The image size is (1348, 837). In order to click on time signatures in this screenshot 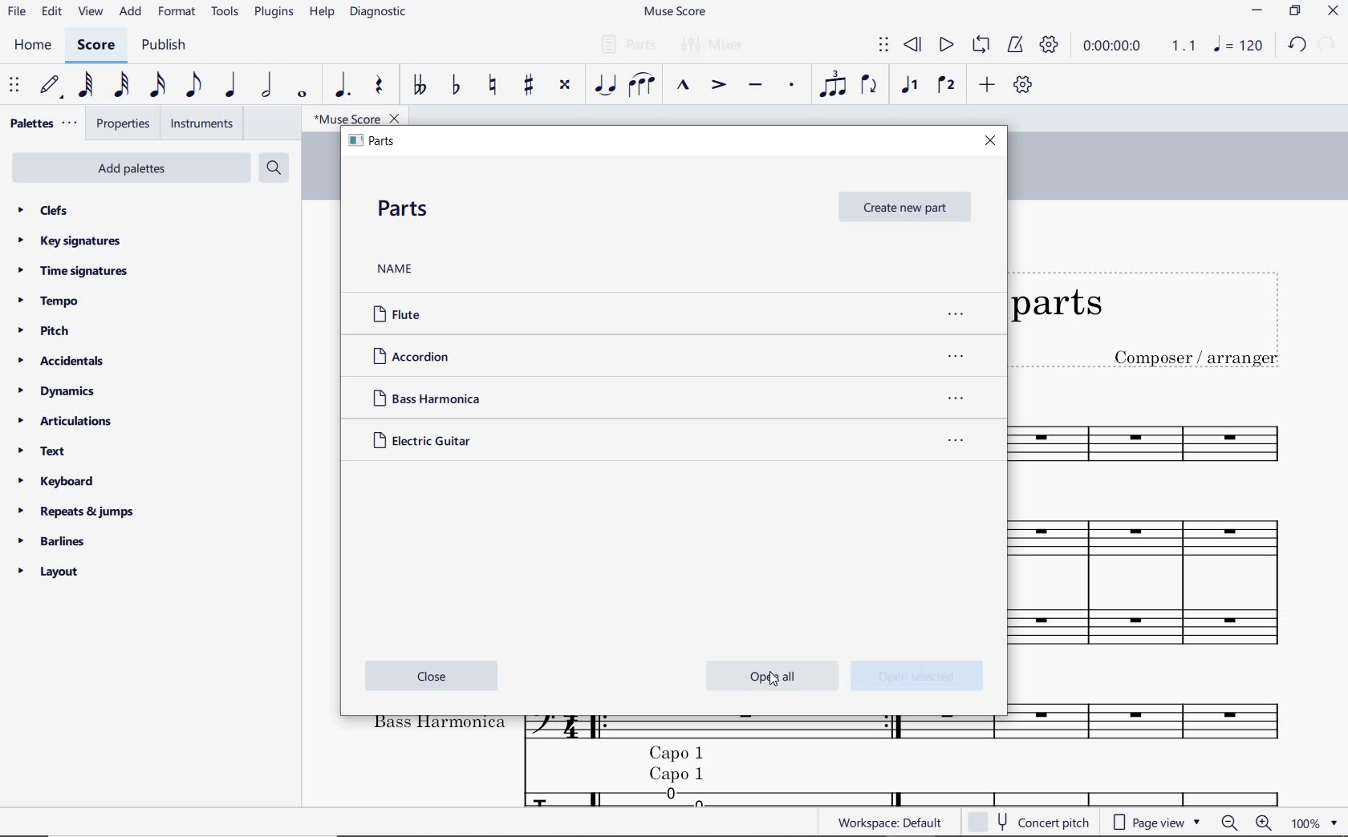, I will do `click(71, 273)`.